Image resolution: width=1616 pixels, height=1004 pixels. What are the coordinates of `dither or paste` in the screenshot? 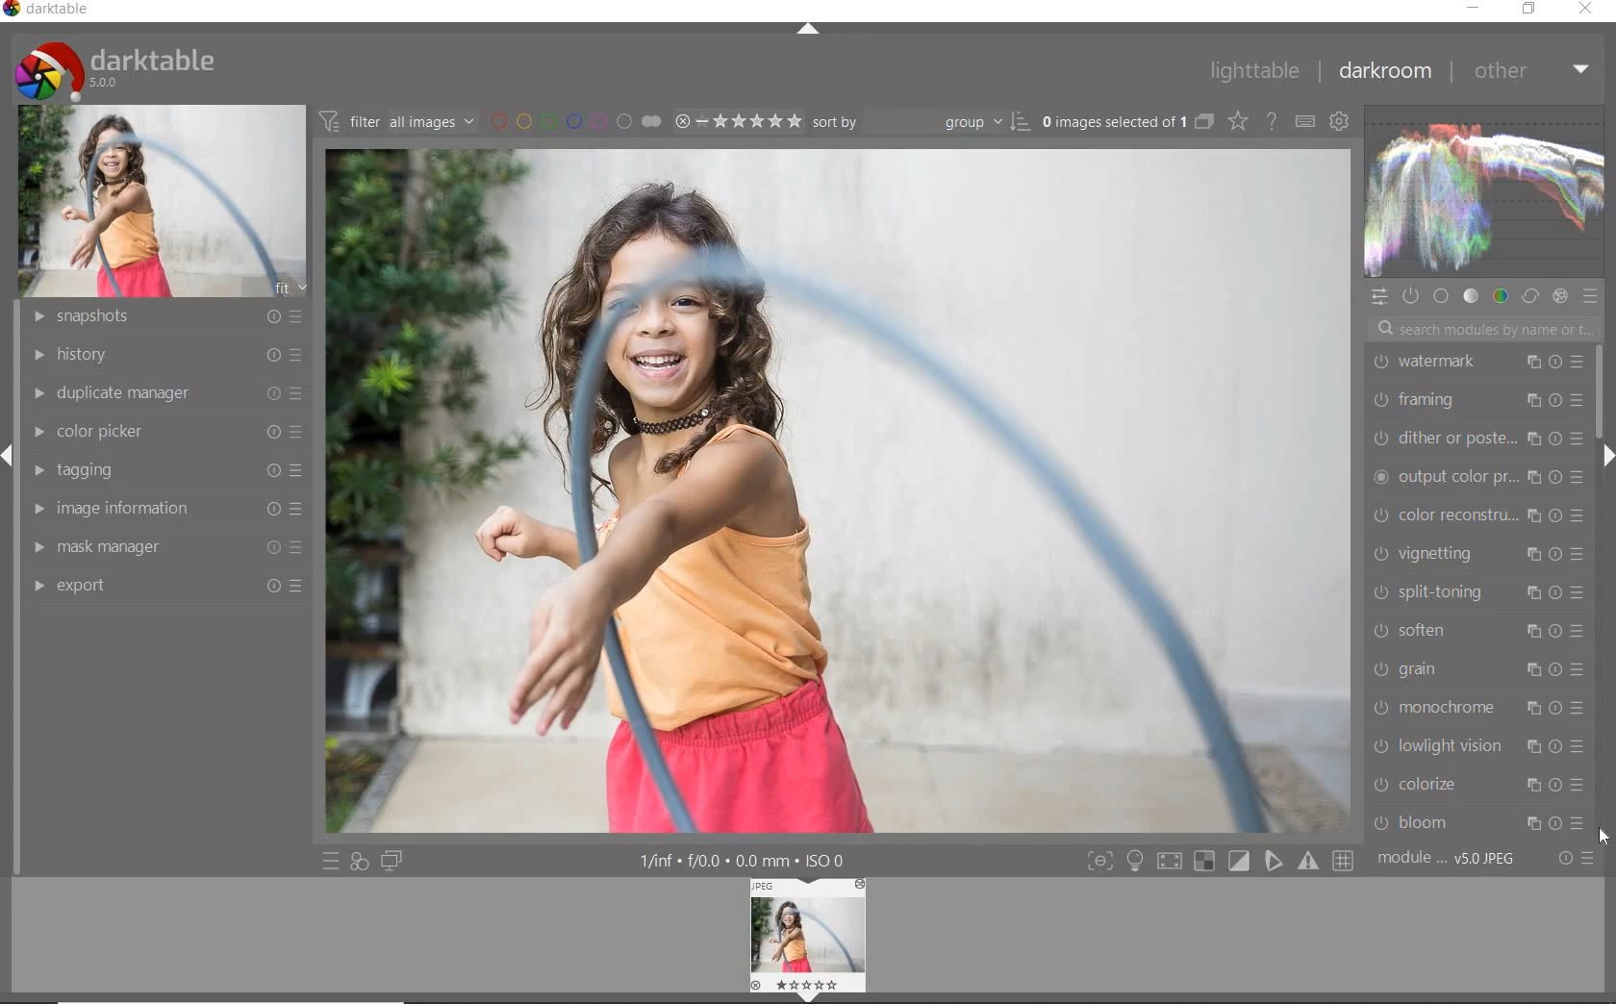 It's located at (1474, 439).